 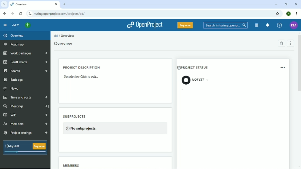 What do you see at coordinates (289, 14) in the screenshot?
I see `Account` at bounding box center [289, 14].